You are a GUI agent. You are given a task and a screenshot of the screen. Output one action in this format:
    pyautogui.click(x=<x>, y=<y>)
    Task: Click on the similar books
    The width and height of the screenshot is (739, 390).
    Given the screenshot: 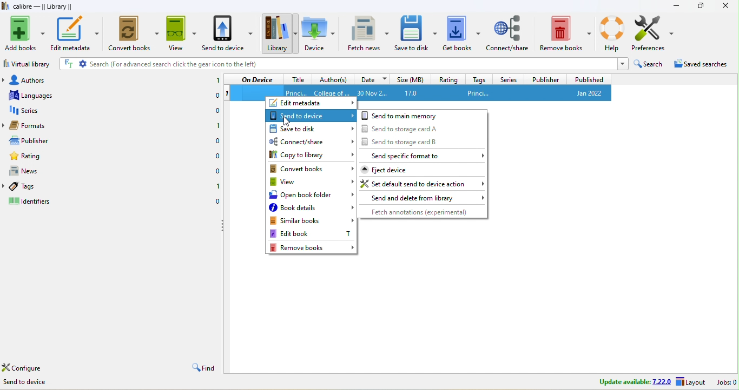 What is the action you would take?
    pyautogui.click(x=312, y=221)
    